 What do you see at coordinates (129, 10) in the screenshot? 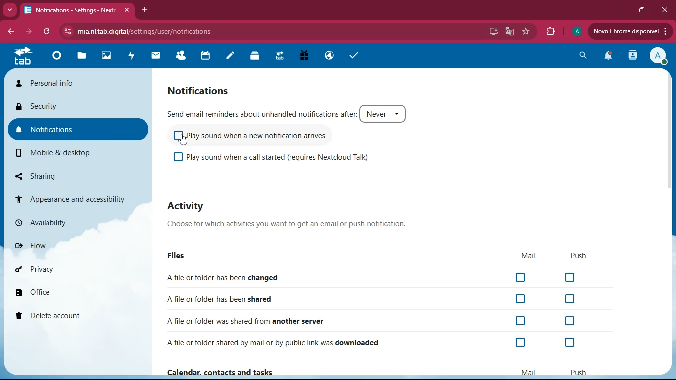
I see `cross` at bounding box center [129, 10].